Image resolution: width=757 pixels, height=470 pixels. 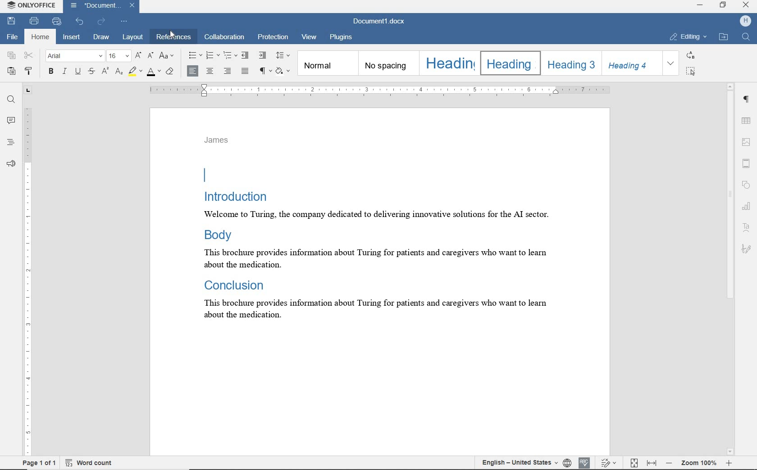 I want to click on document name, so click(x=101, y=6).